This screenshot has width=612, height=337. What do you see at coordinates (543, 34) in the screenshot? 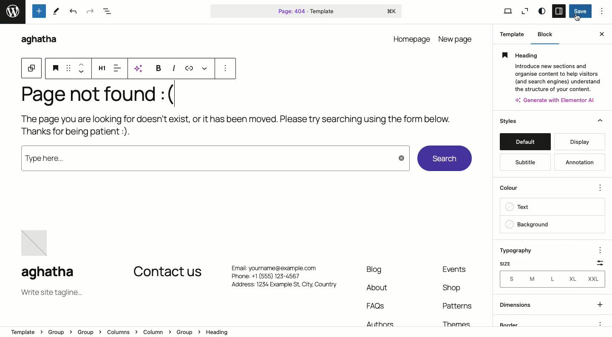
I see `Block` at bounding box center [543, 34].